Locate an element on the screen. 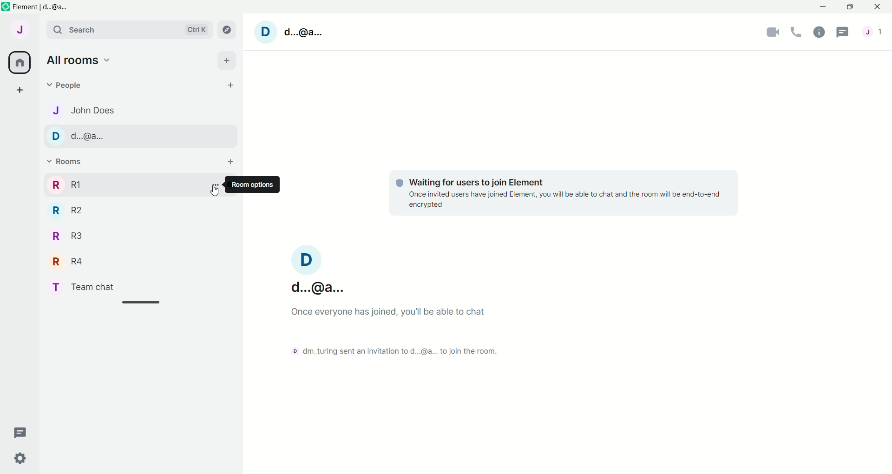 Image resolution: width=892 pixels, height=474 pixels. d...@a...Ince everyone has joined, you'll be able to chat> dm_turing sent an invitation to d...@a... to join the room. is located at coordinates (399, 320).